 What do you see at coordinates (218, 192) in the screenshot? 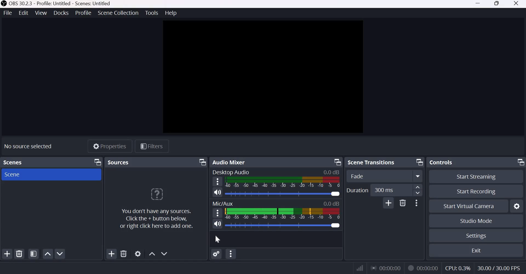
I see `Speaker icon` at bounding box center [218, 192].